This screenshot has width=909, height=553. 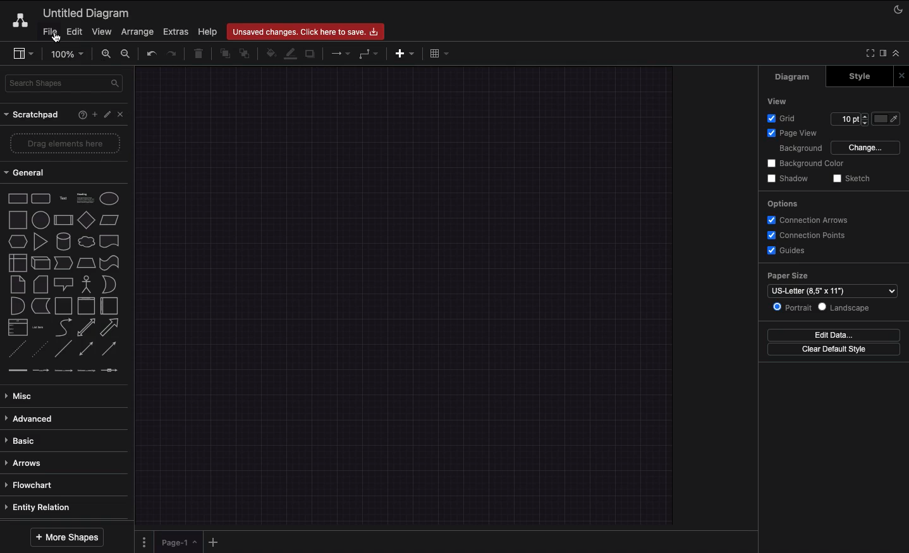 What do you see at coordinates (778, 100) in the screenshot?
I see `View` at bounding box center [778, 100].